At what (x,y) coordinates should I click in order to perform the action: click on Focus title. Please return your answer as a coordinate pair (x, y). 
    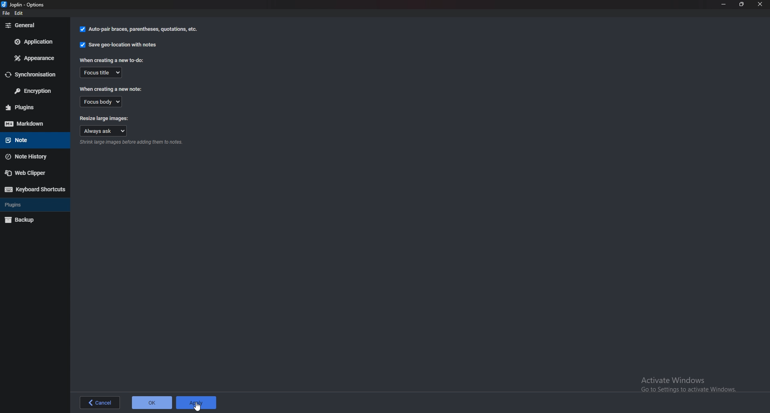
    Looking at the image, I should click on (102, 72).